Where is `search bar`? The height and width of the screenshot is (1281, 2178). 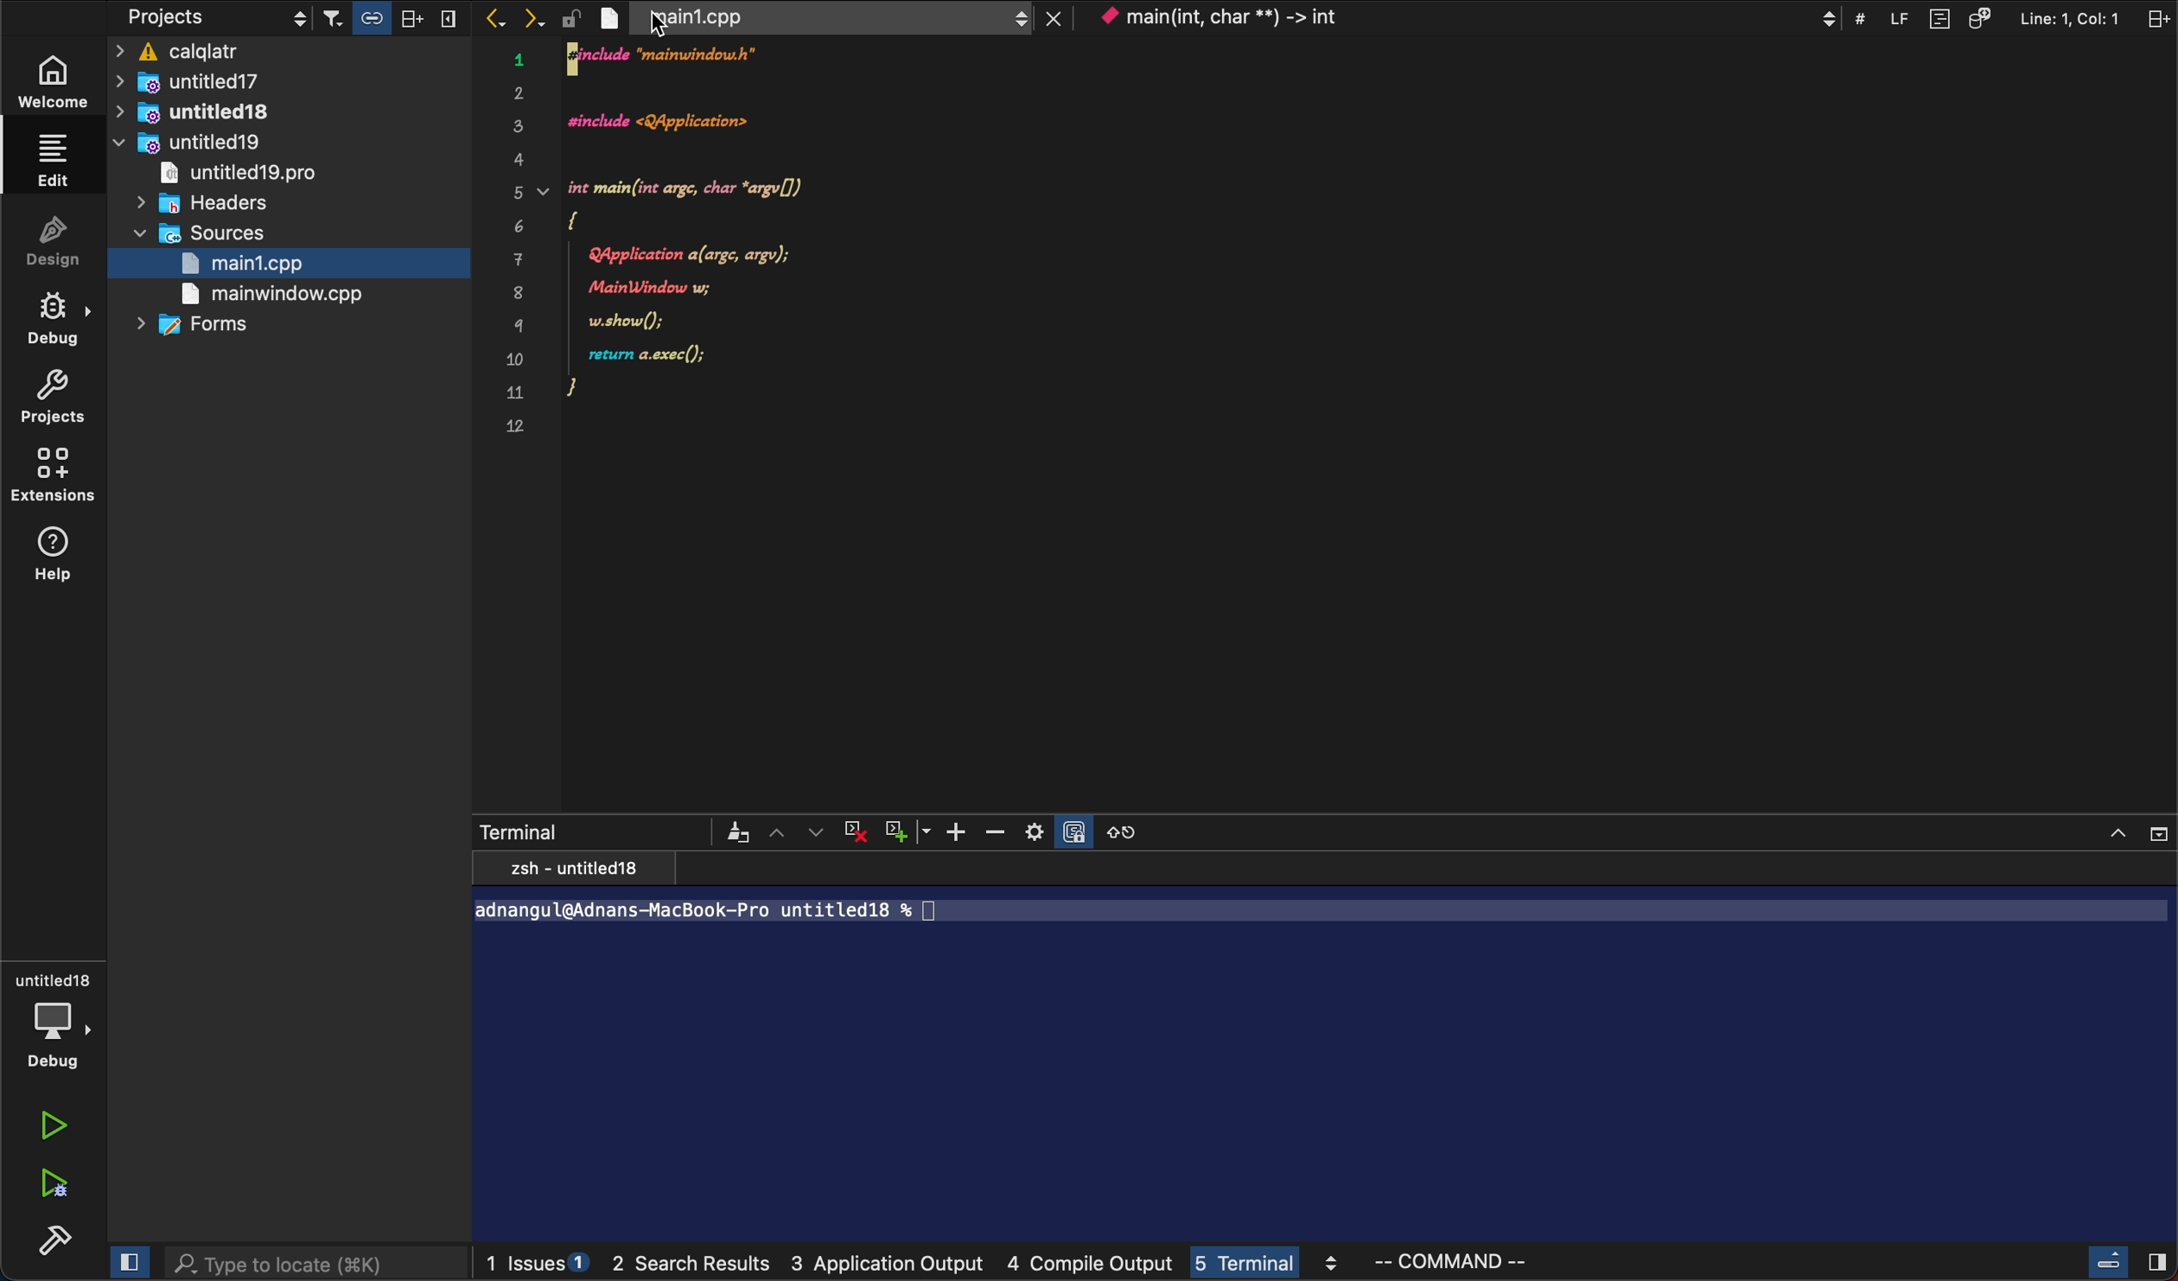
search bar is located at coordinates (300, 1265).